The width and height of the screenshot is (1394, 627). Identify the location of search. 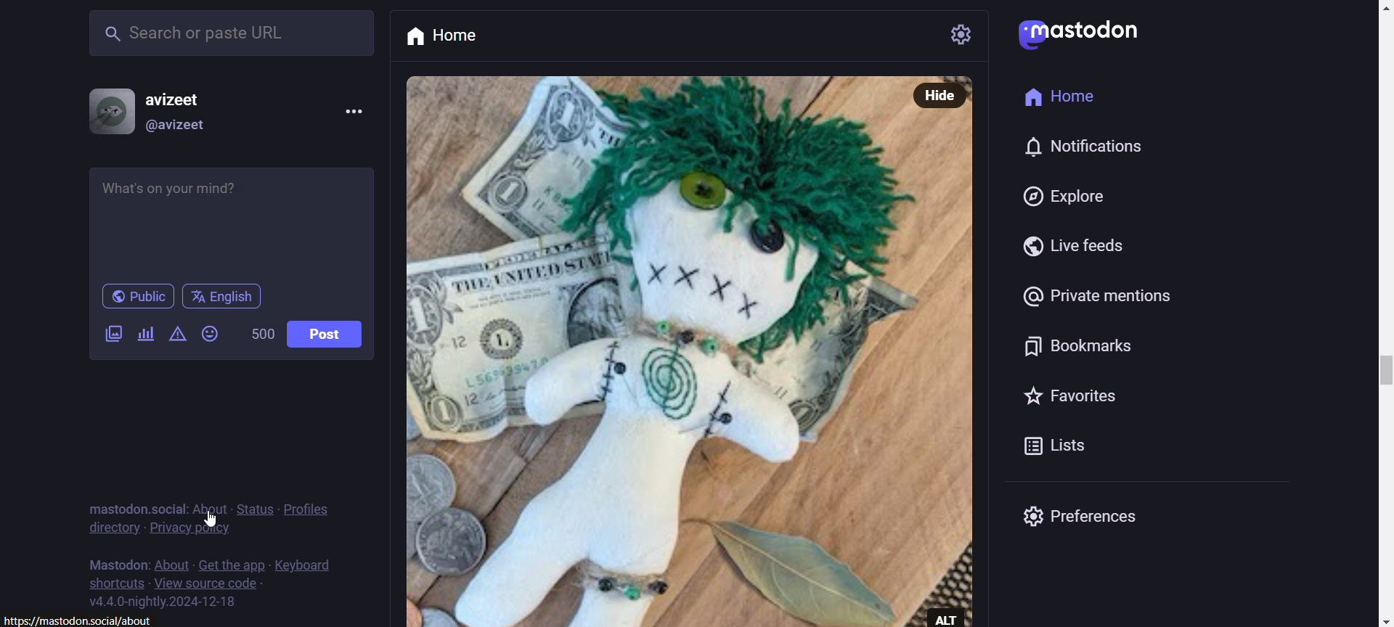
(229, 30).